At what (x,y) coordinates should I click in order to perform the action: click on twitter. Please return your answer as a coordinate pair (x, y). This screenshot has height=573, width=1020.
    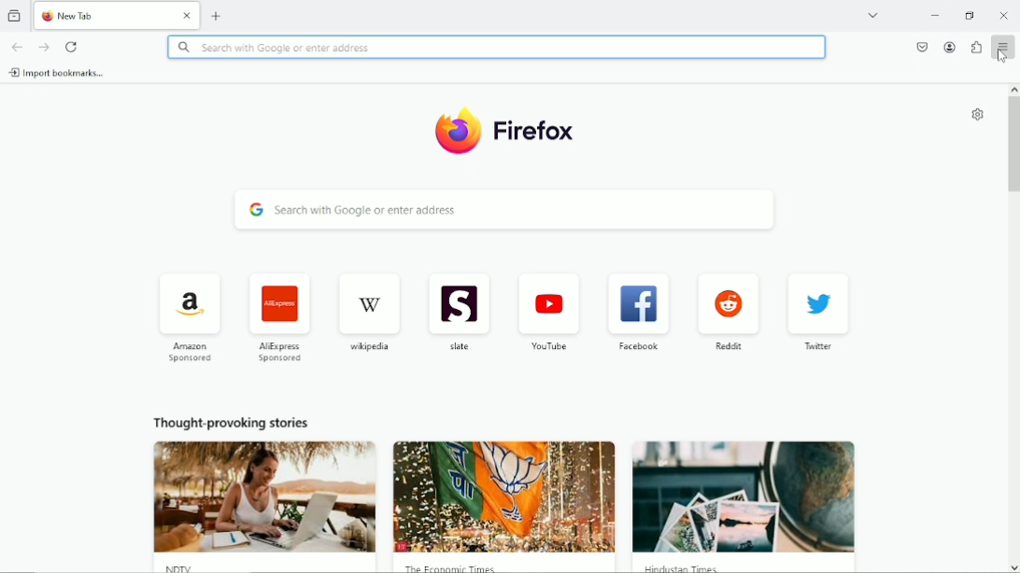
    Looking at the image, I should click on (815, 348).